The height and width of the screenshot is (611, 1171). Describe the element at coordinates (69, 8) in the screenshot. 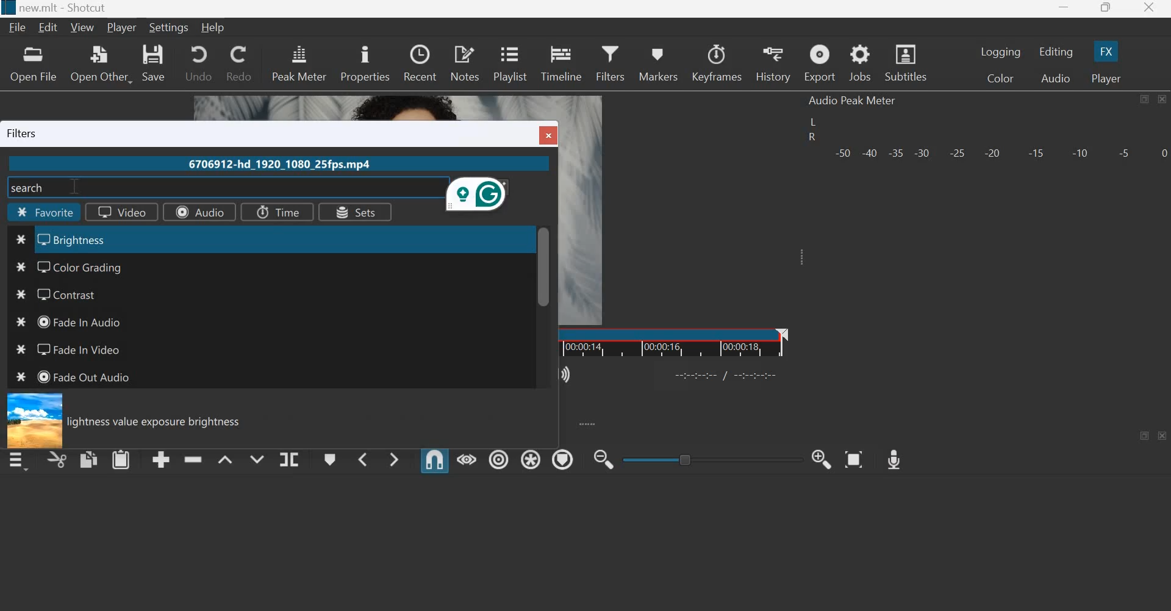

I see `new.mlt - Shotcut` at that location.